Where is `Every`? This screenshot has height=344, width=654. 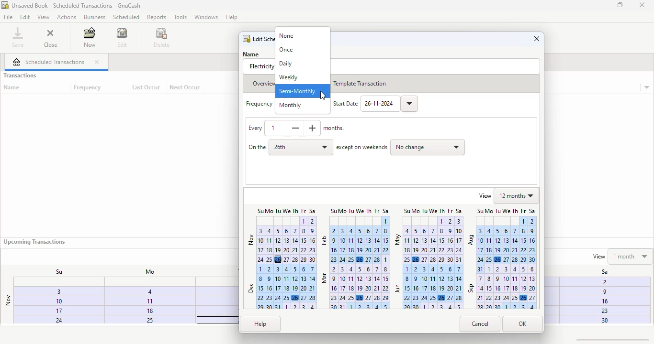 Every is located at coordinates (251, 128).